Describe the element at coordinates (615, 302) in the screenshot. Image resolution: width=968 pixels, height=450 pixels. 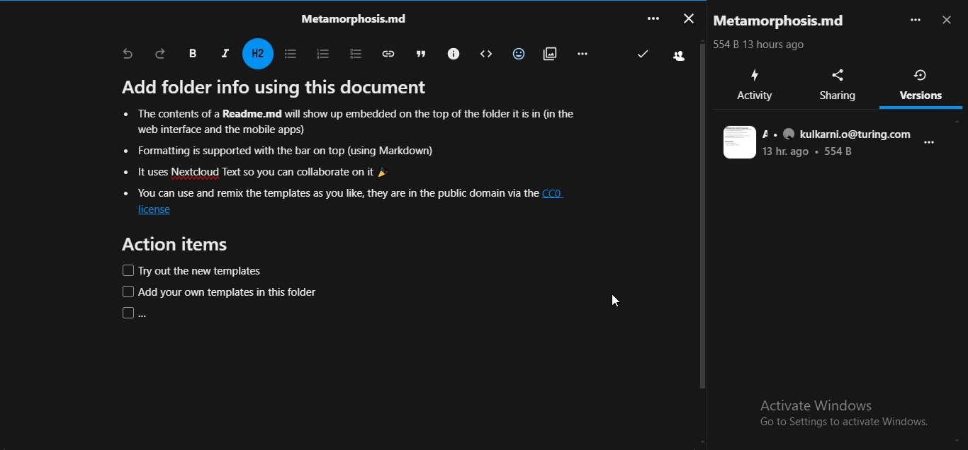
I see `Cursor` at that location.